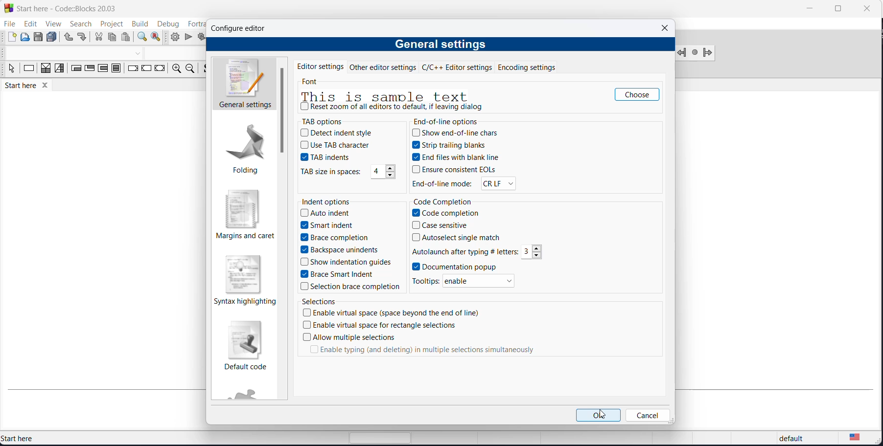 The width and height of the screenshot is (883, 446). What do you see at coordinates (461, 170) in the screenshot?
I see `ensure consistent EOLs ` at bounding box center [461, 170].